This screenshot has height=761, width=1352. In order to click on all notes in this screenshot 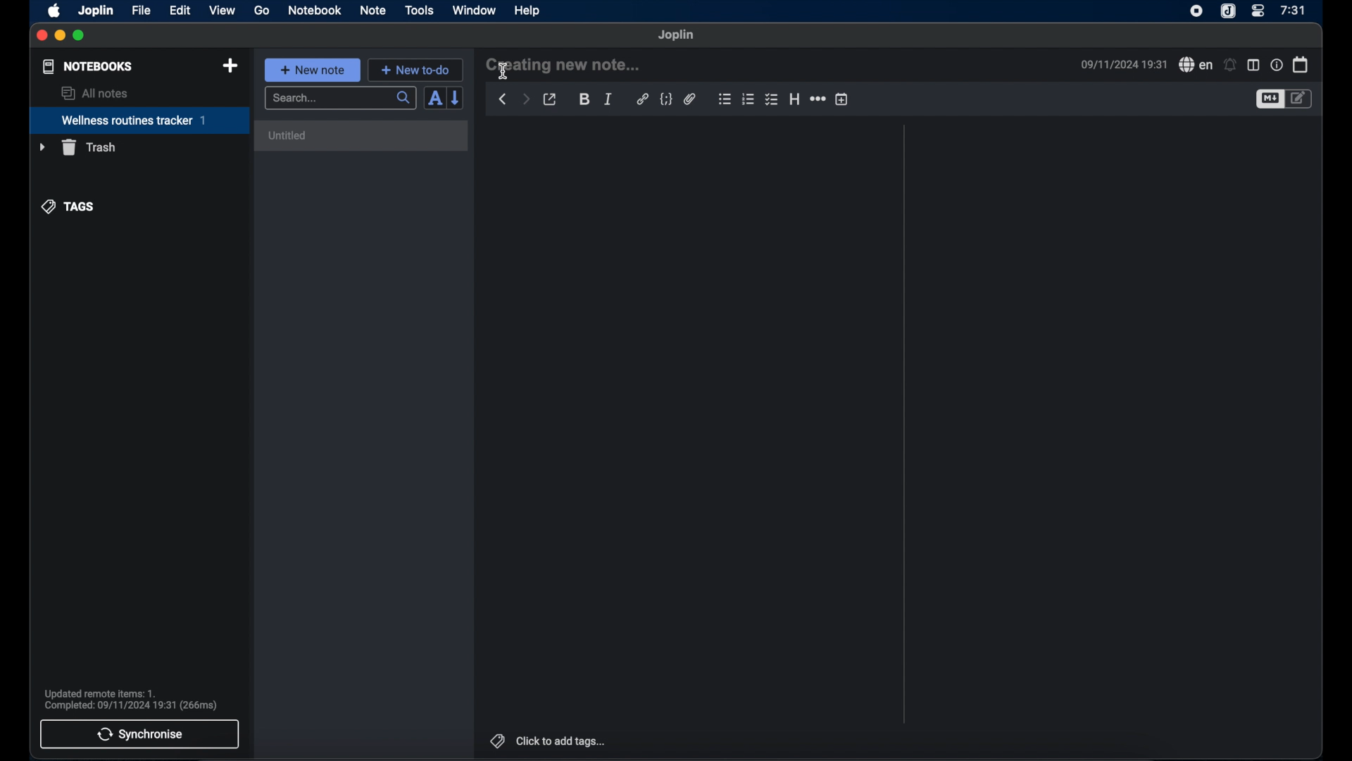, I will do `click(94, 92)`.